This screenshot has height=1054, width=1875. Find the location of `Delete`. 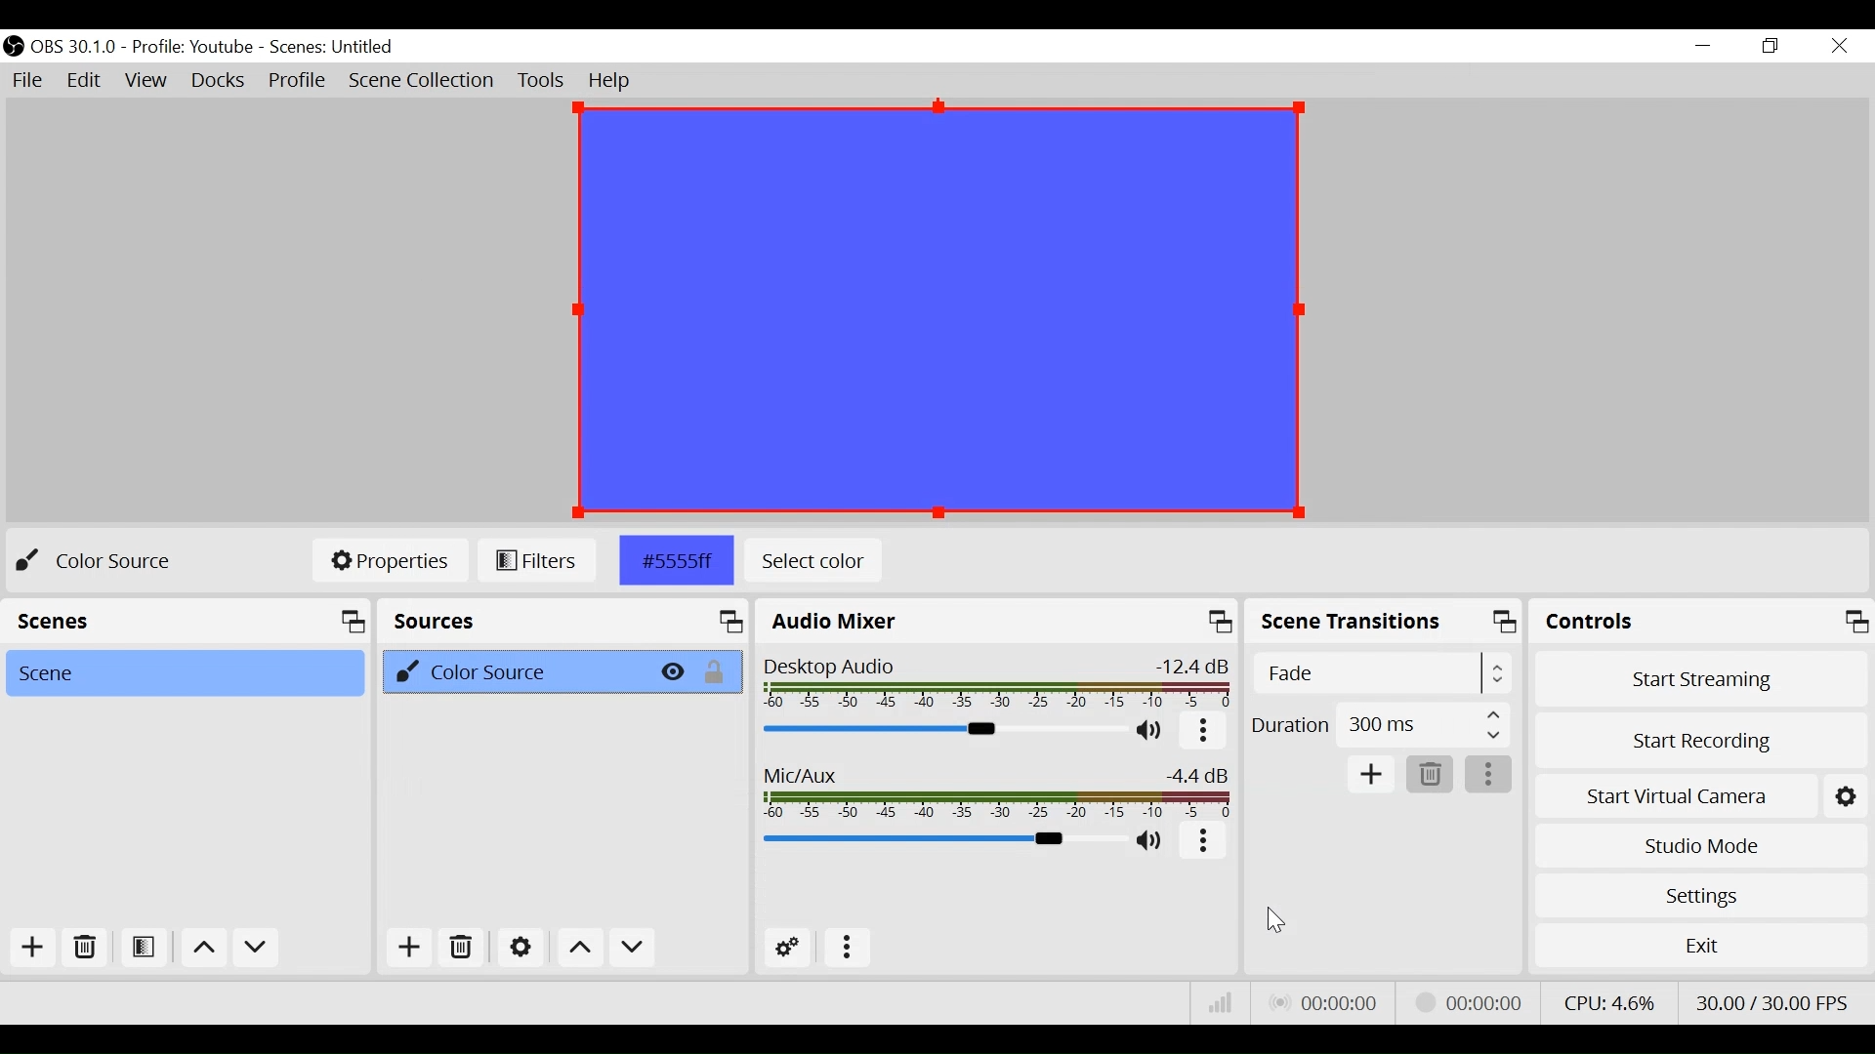

Delete is located at coordinates (1427, 775).